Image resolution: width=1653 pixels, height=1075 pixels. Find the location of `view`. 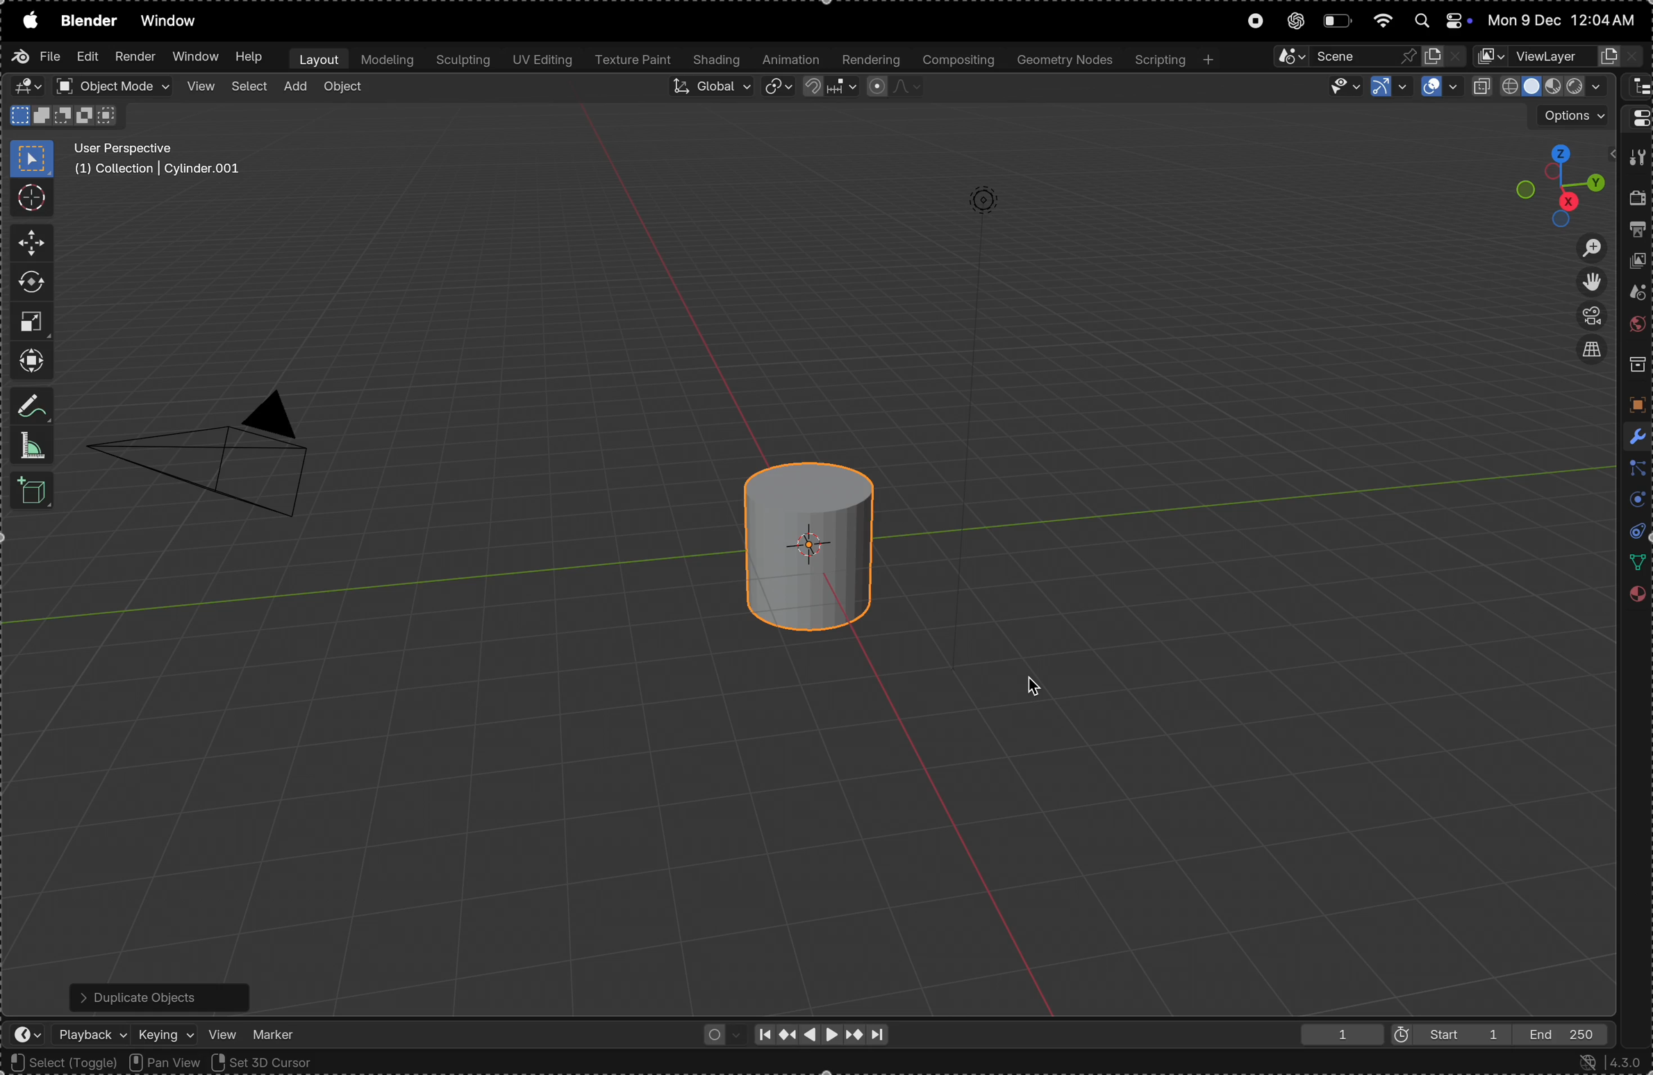

view is located at coordinates (199, 87).